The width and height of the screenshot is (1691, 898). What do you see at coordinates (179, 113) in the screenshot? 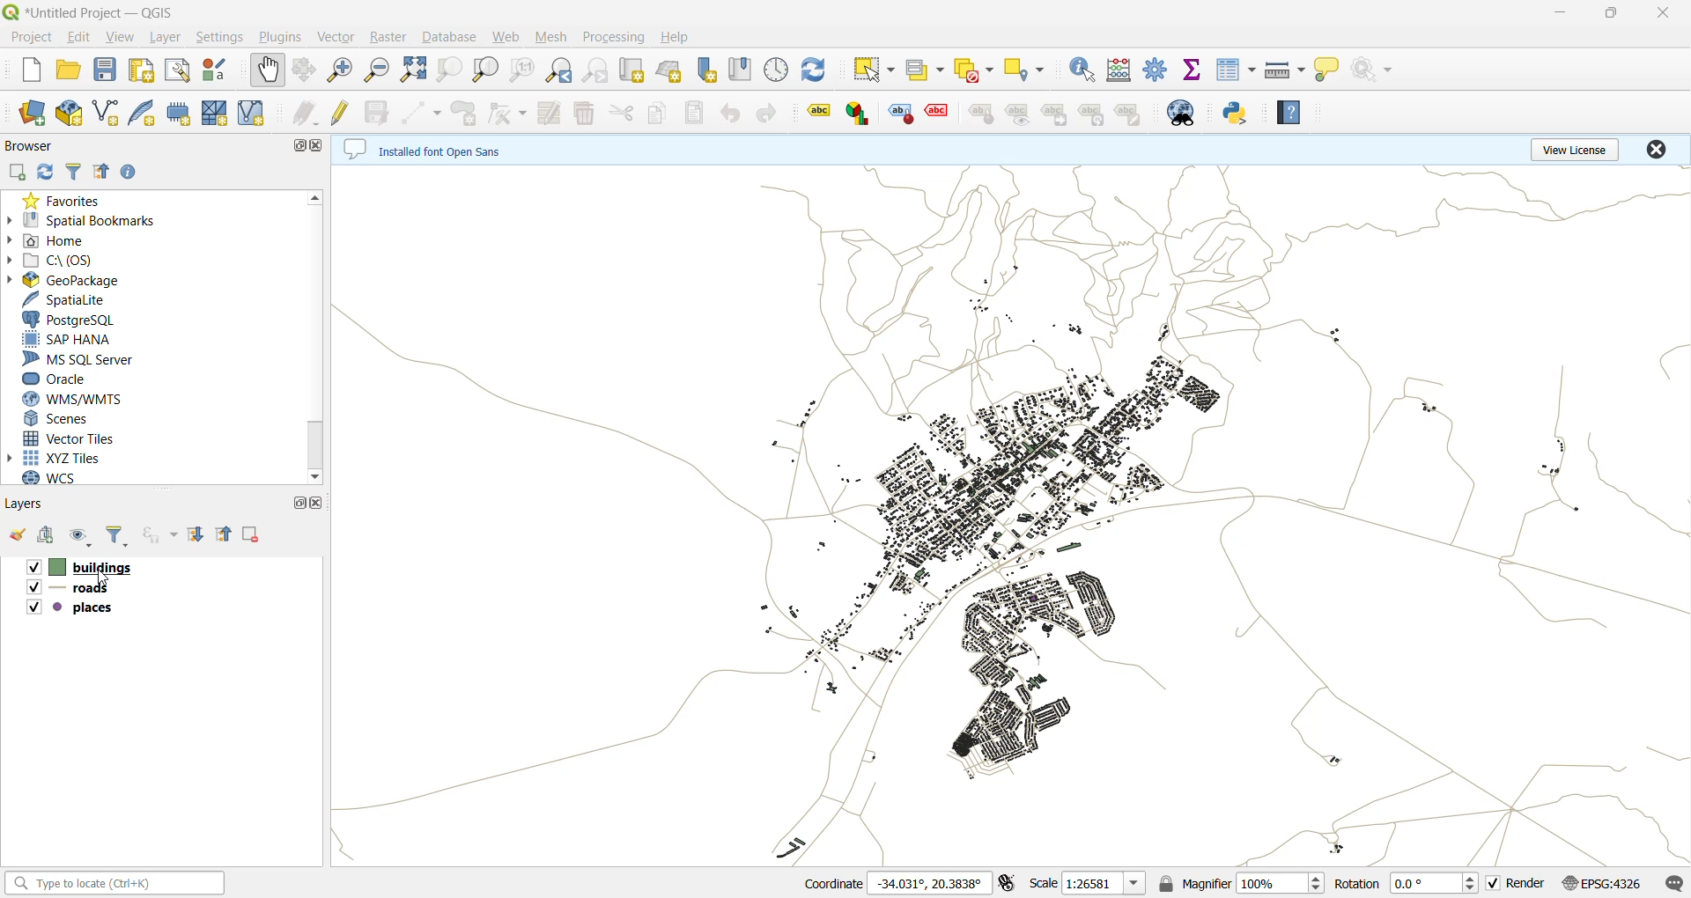
I see `temporary scratch file` at bounding box center [179, 113].